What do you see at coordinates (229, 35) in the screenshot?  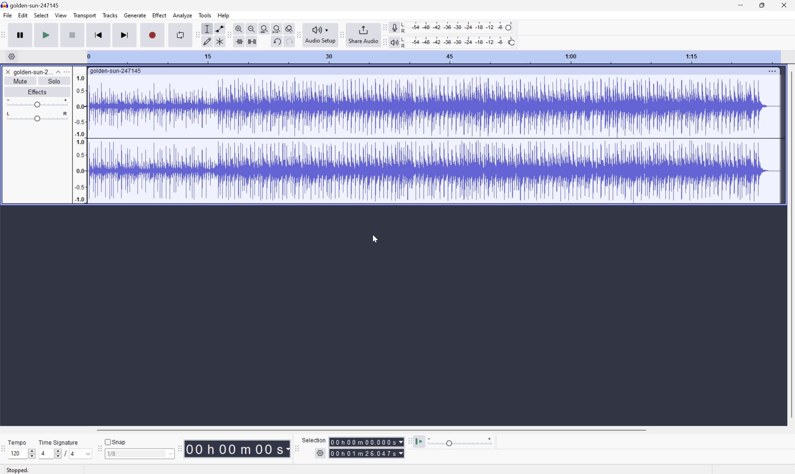 I see `Audacity edit toolbar` at bounding box center [229, 35].